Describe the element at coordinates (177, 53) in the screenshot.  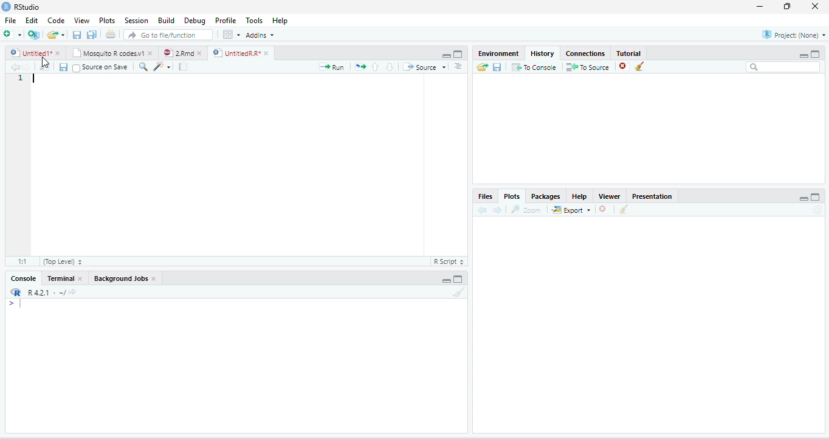
I see `2.Rmd` at that location.